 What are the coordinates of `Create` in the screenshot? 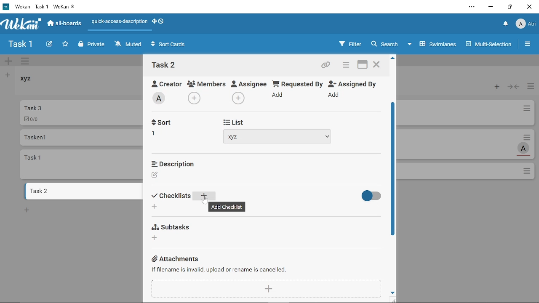 It's located at (49, 45).